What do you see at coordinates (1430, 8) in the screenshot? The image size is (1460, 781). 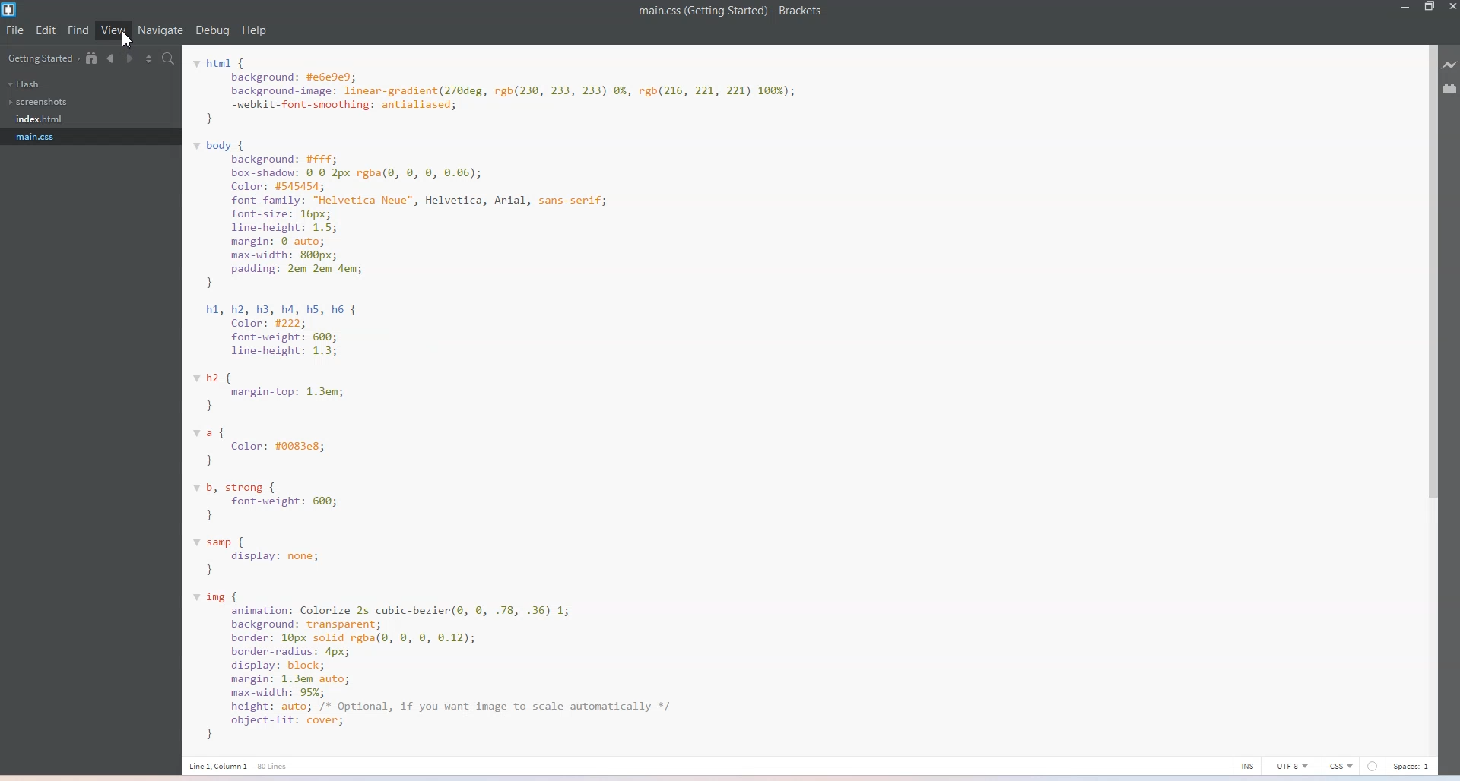 I see `Maximize` at bounding box center [1430, 8].